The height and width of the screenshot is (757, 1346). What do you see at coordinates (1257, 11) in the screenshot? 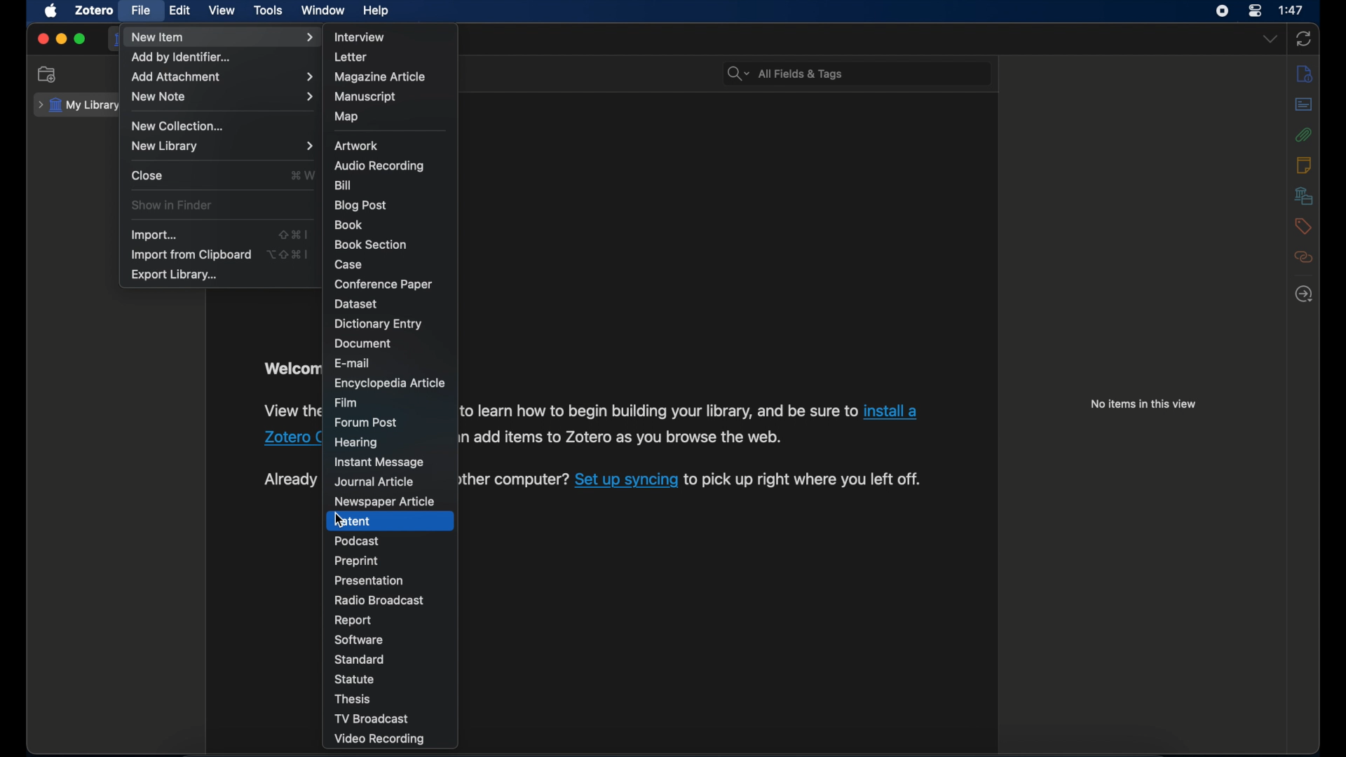
I see `control center` at bounding box center [1257, 11].